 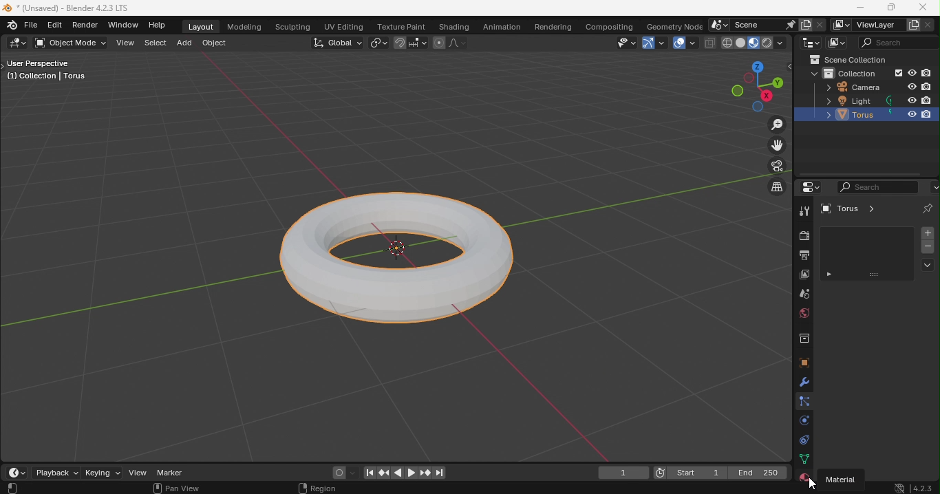 I want to click on Pin scene to workspace, so click(x=789, y=24).